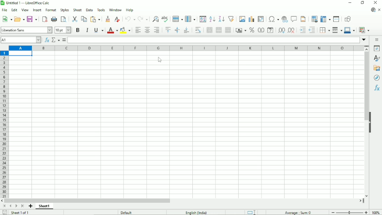 This screenshot has width=382, height=215. What do you see at coordinates (349, 30) in the screenshot?
I see `Border color` at bounding box center [349, 30].